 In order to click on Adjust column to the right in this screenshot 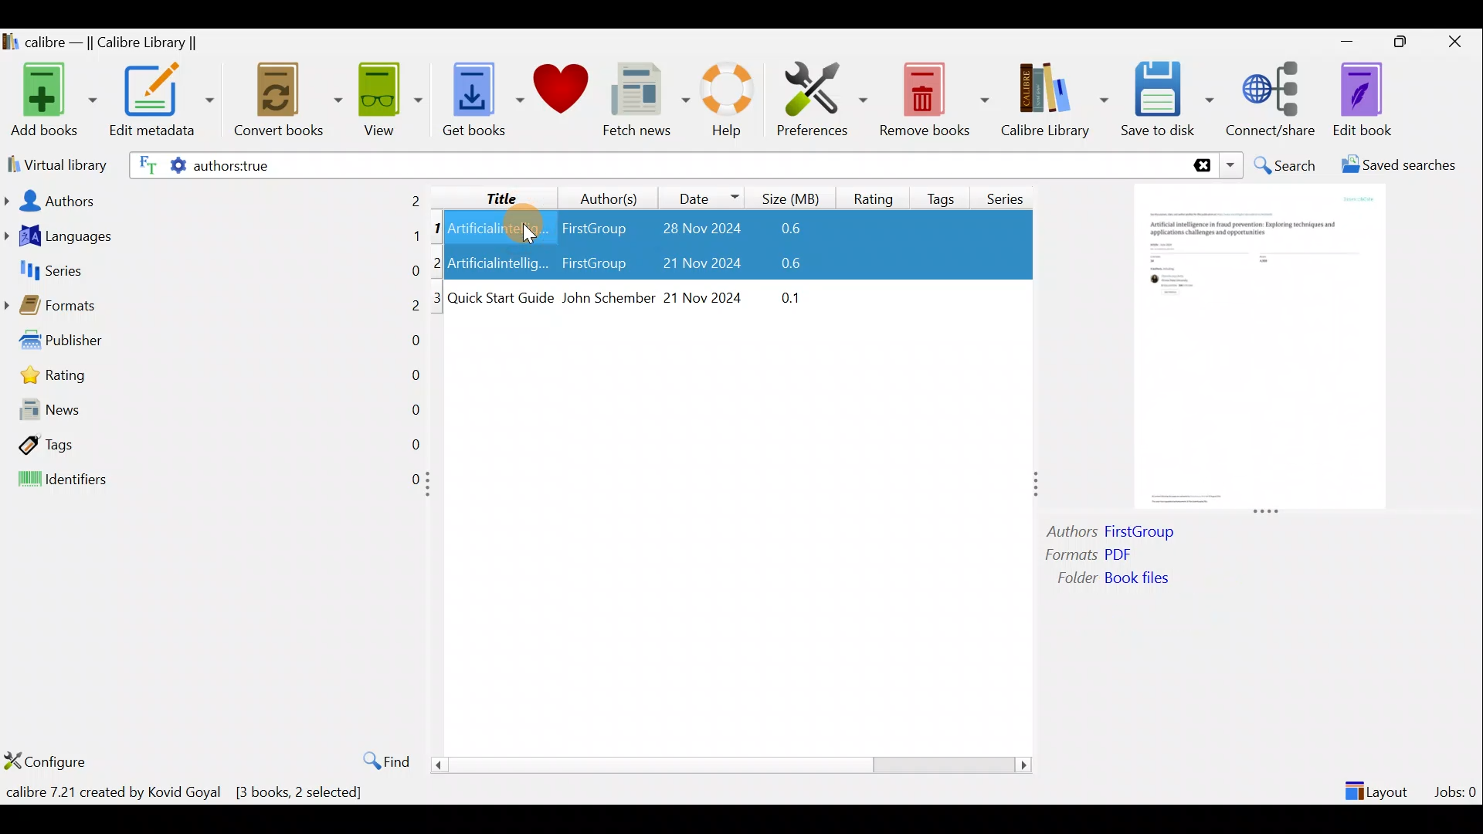, I will do `click(1037, 486)`.